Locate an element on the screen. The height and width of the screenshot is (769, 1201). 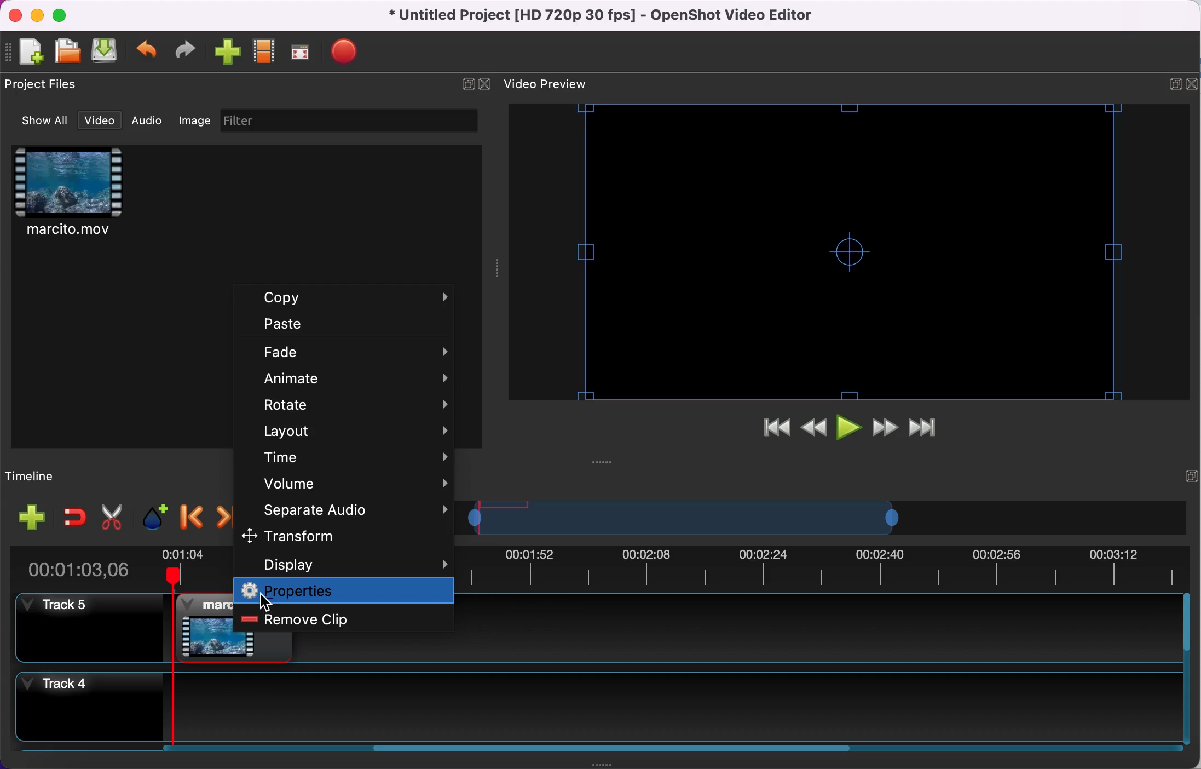
time is located at coordinates (349, 458).